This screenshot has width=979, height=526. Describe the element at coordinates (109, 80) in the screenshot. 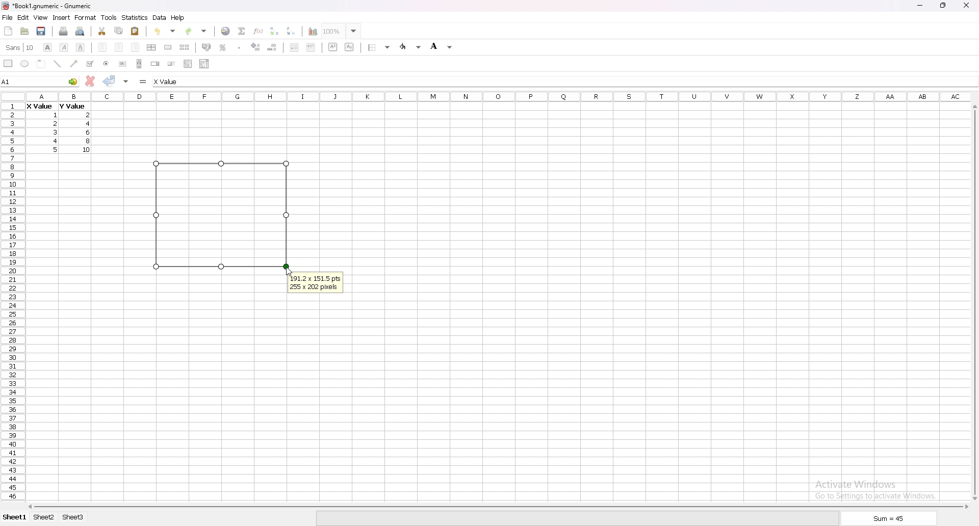

I see `accept change` at that location.